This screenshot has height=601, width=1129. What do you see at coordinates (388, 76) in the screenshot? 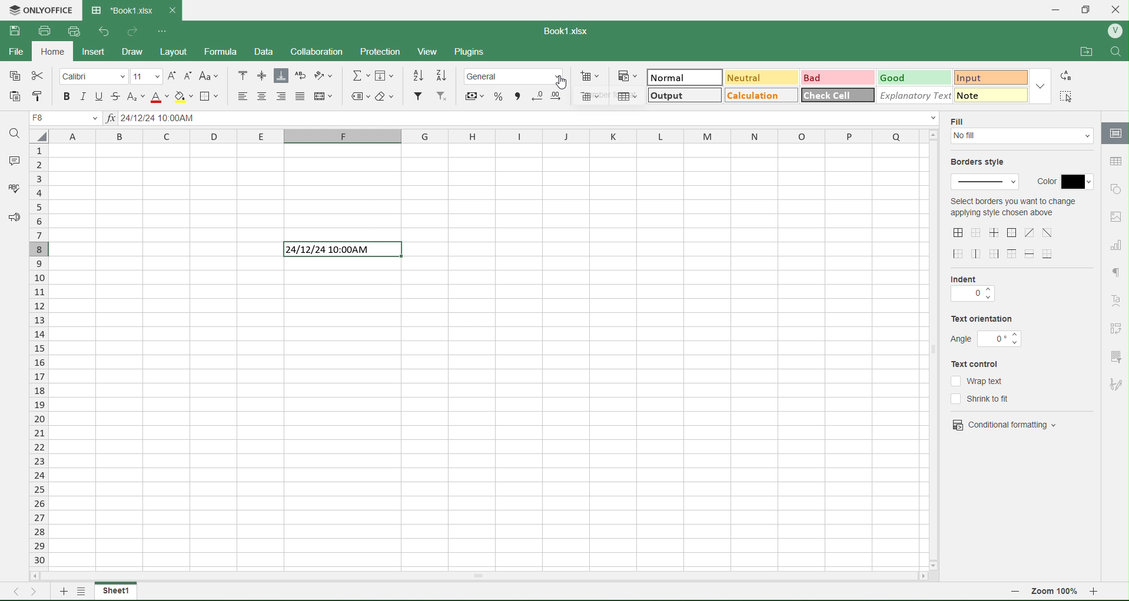
I see `Fill` at bounding box center [388, 76].